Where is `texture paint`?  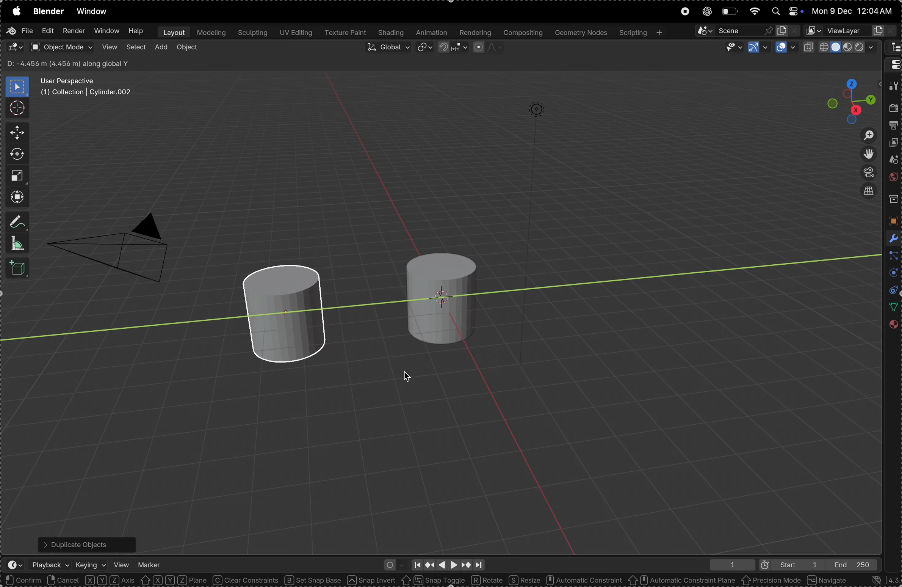
texture paint is located at coordinates (345, 33).